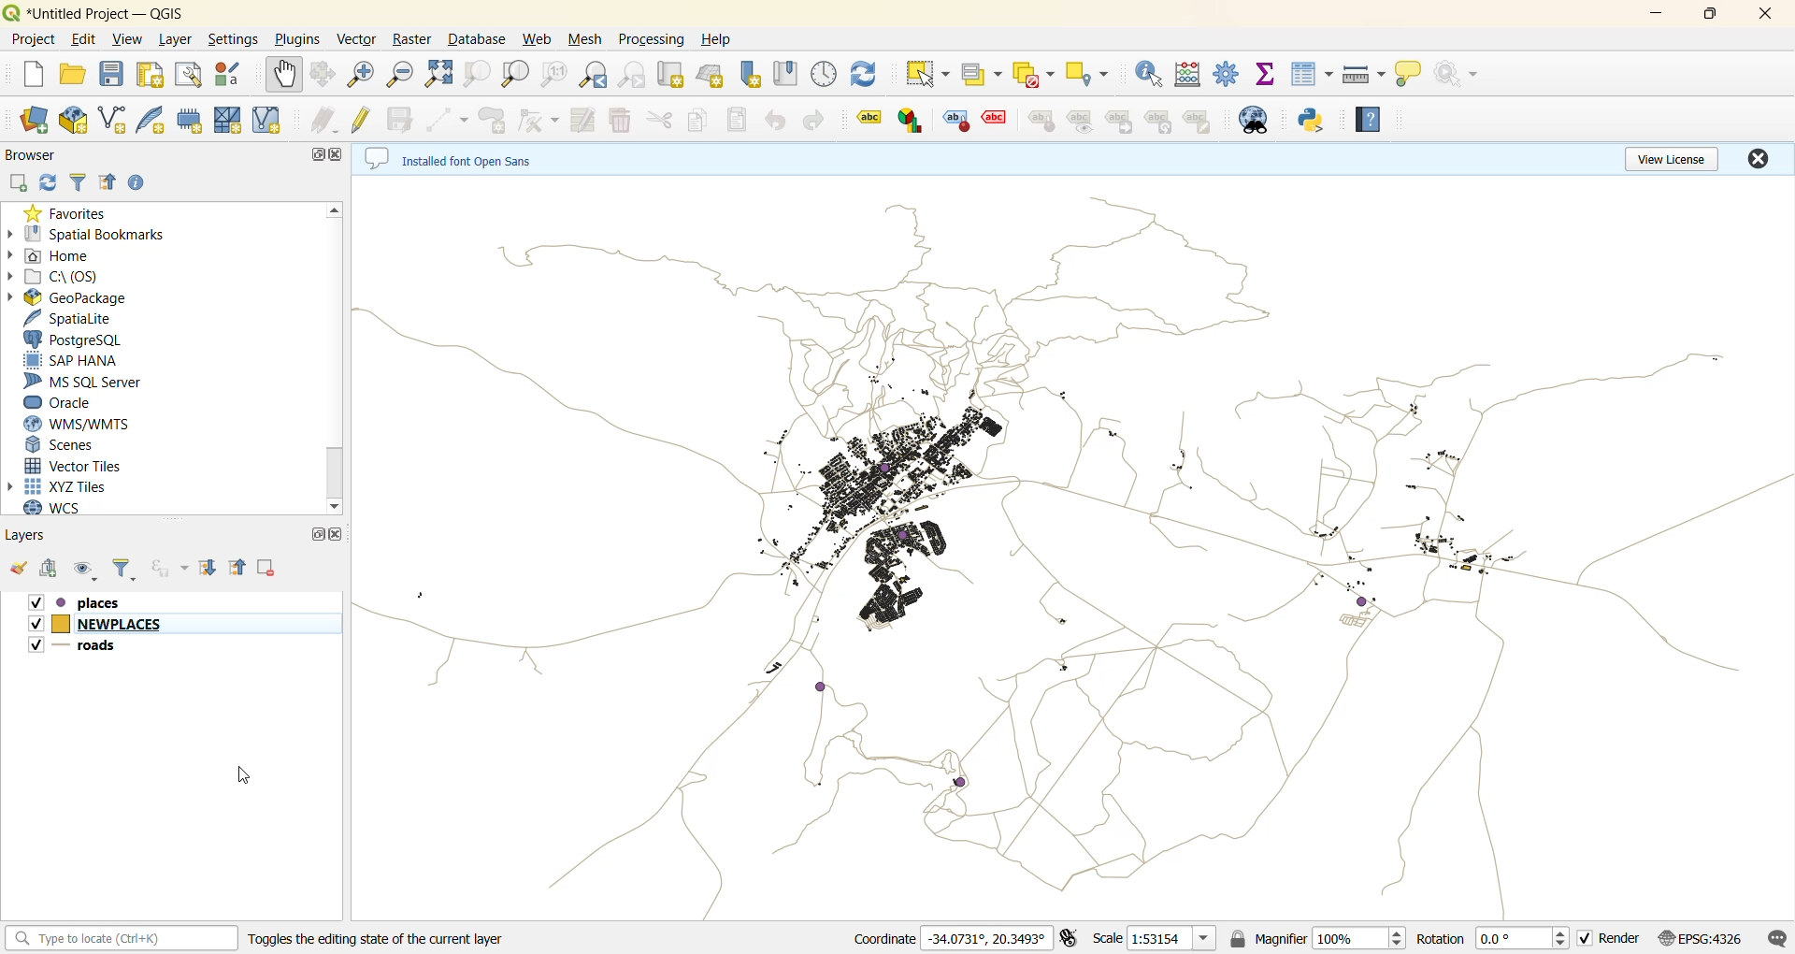 The image size is (1795, 954). I want to click on render, so click(1615, 941).